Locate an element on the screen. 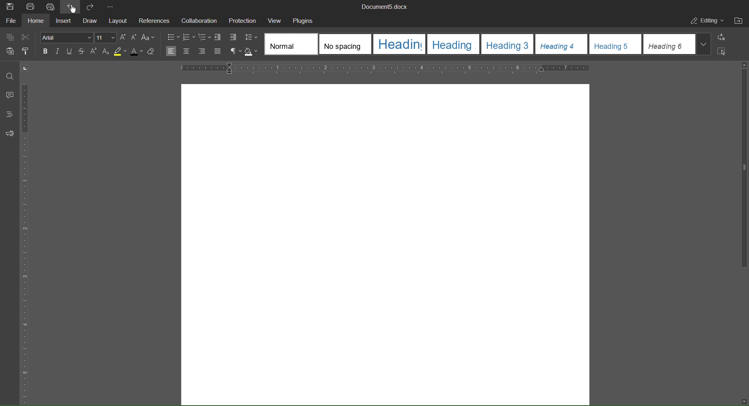 The width and height of the screenshot is (749, 406). bullets is located at coordinates (172, 37).